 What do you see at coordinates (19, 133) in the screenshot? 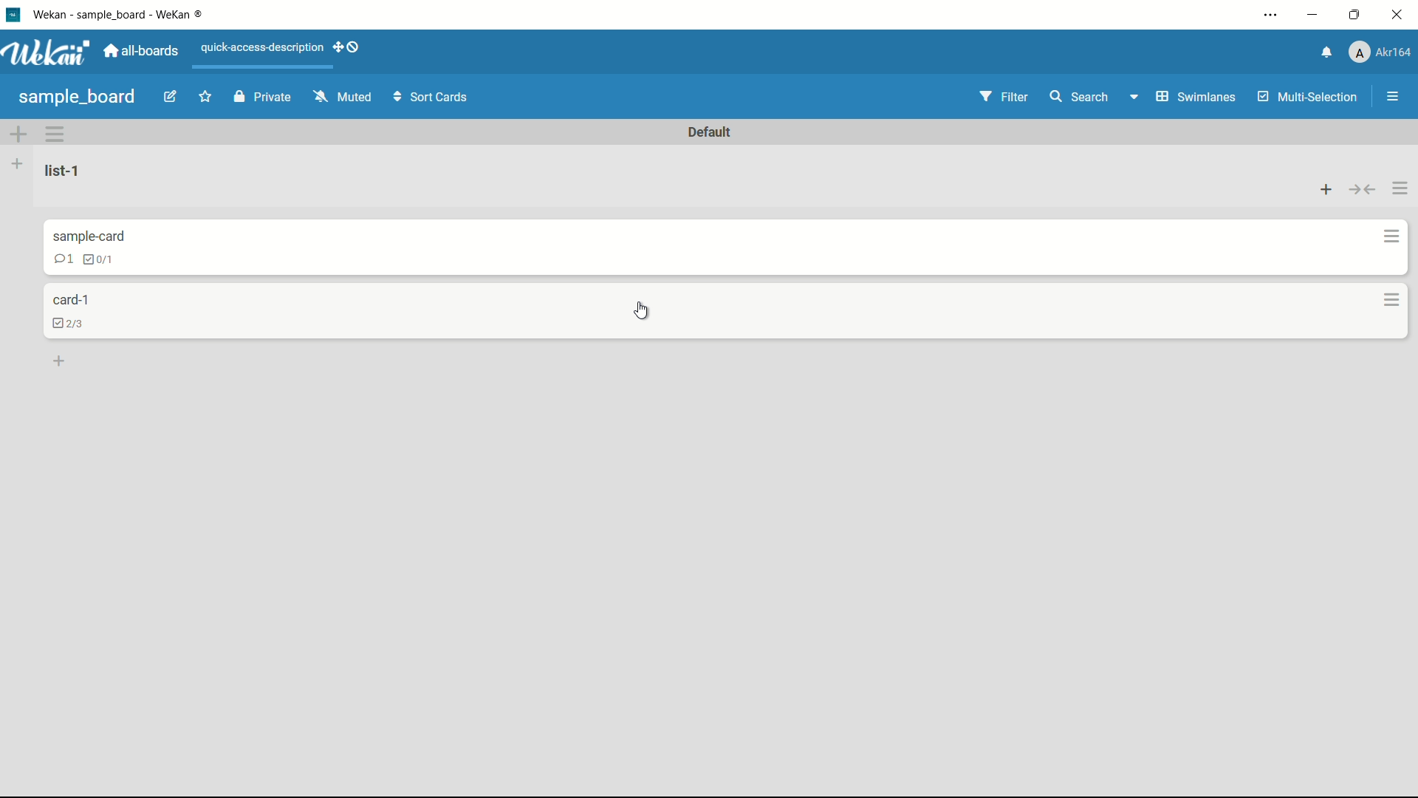
I see `add swimlane` at bounding box center [19, 133].